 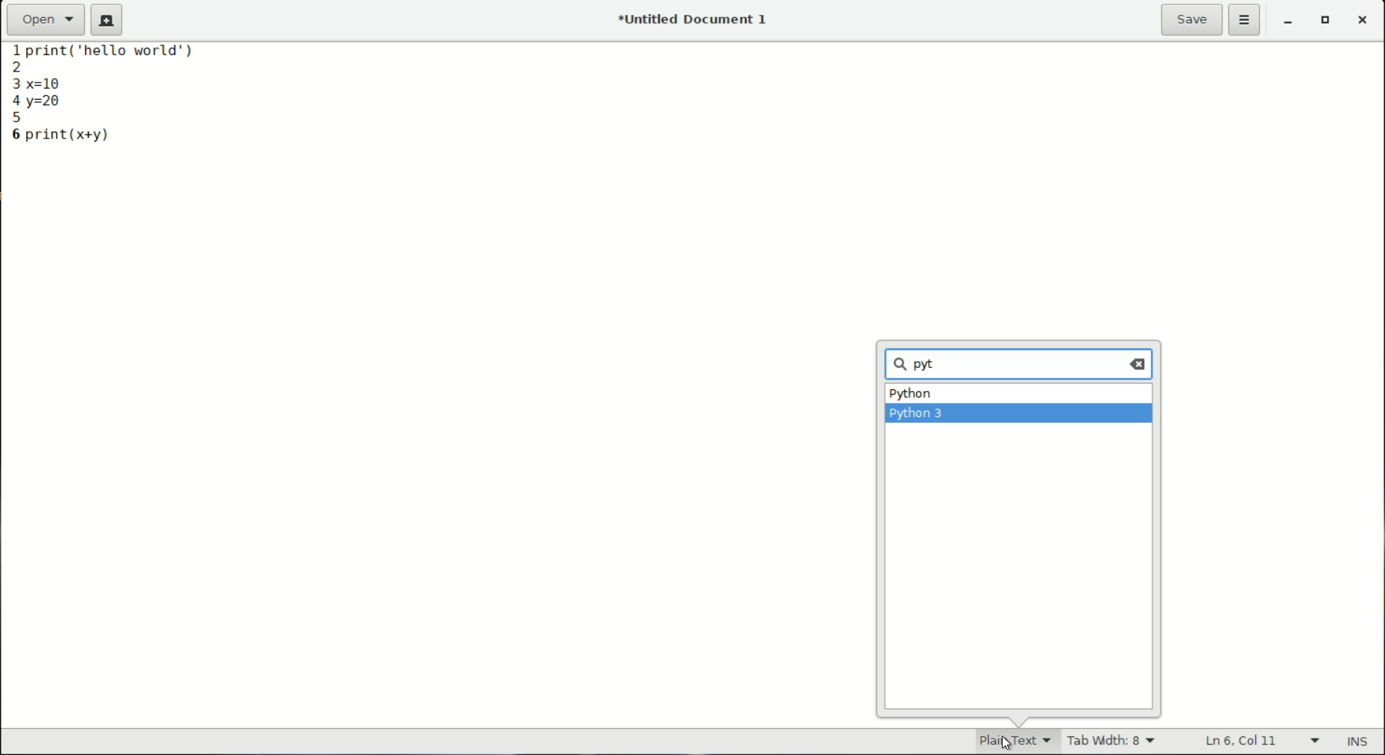 What do you see at coordinates (12, 93) in the screenshot?
I see `line numbers` at bounding box center [12, 93].